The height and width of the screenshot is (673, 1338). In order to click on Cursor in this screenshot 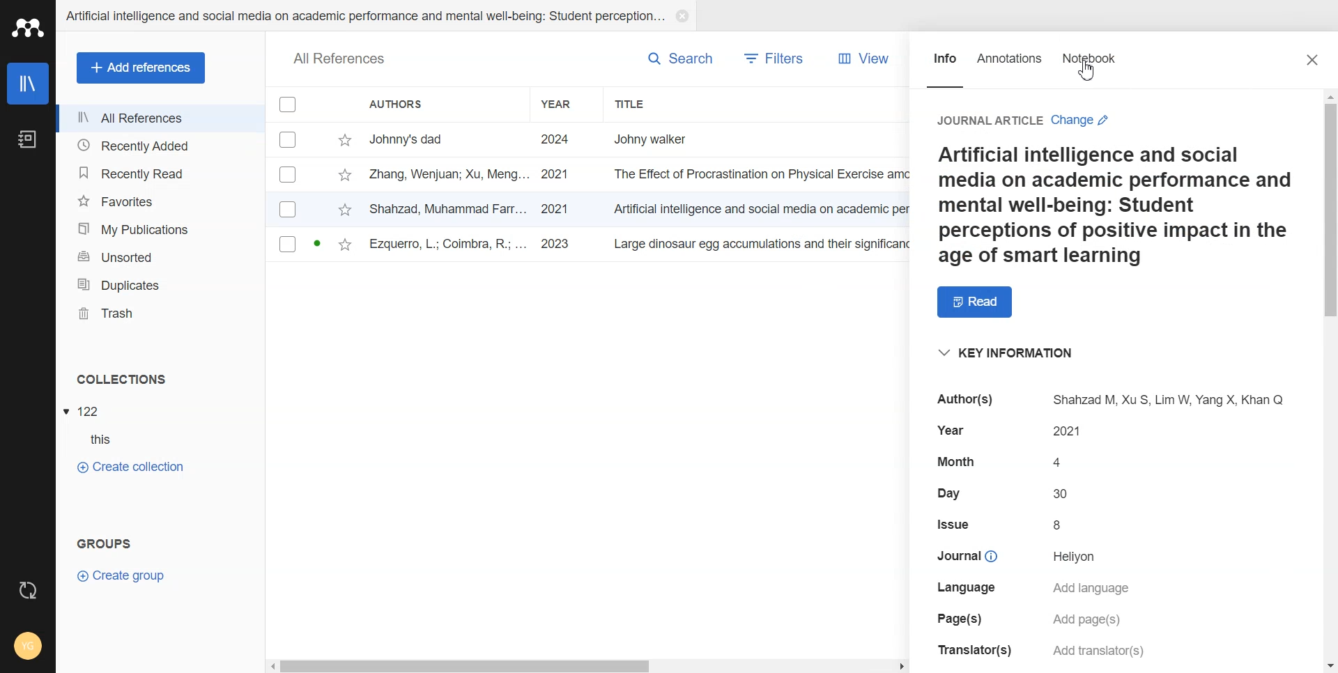, I will do `click(1088, 70)`.